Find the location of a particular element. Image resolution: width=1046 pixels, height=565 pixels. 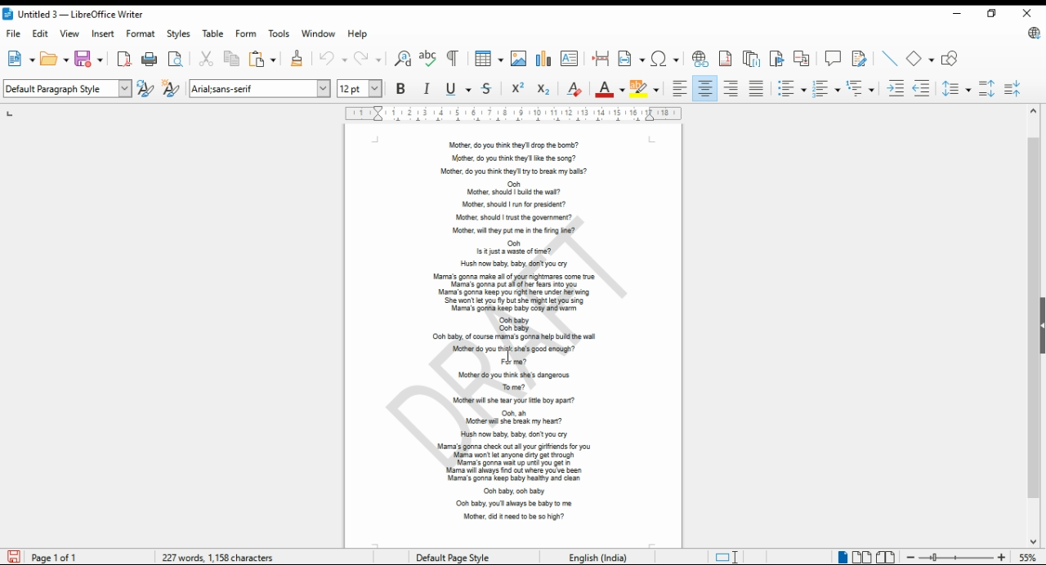

increase indent is located at coordinates (895, 88).